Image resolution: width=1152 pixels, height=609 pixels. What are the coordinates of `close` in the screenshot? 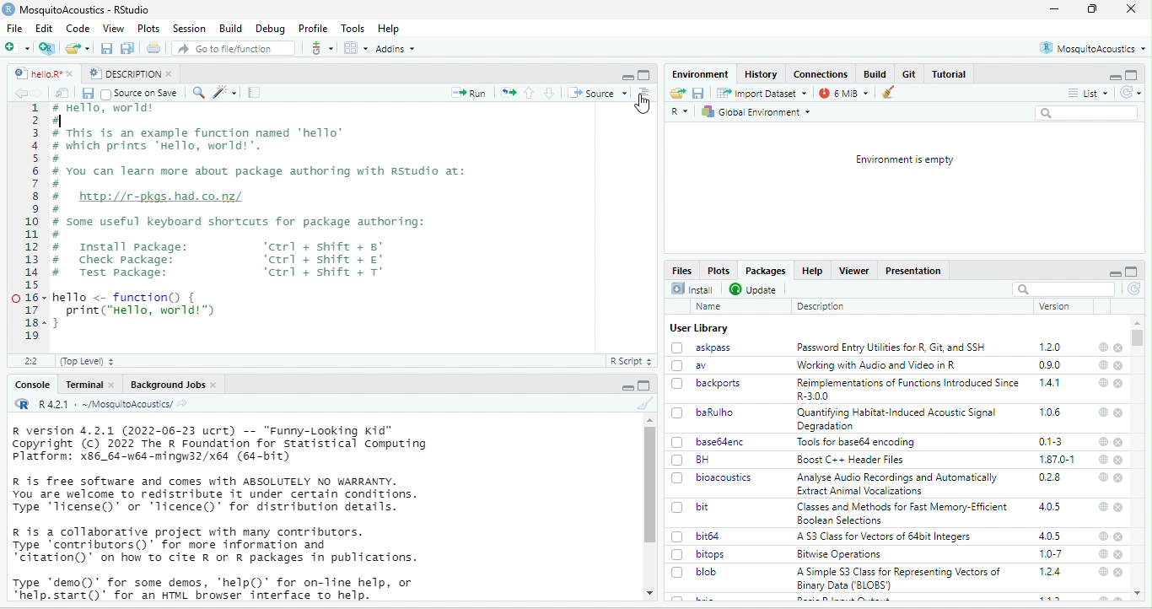 It's located at (1120, 413).